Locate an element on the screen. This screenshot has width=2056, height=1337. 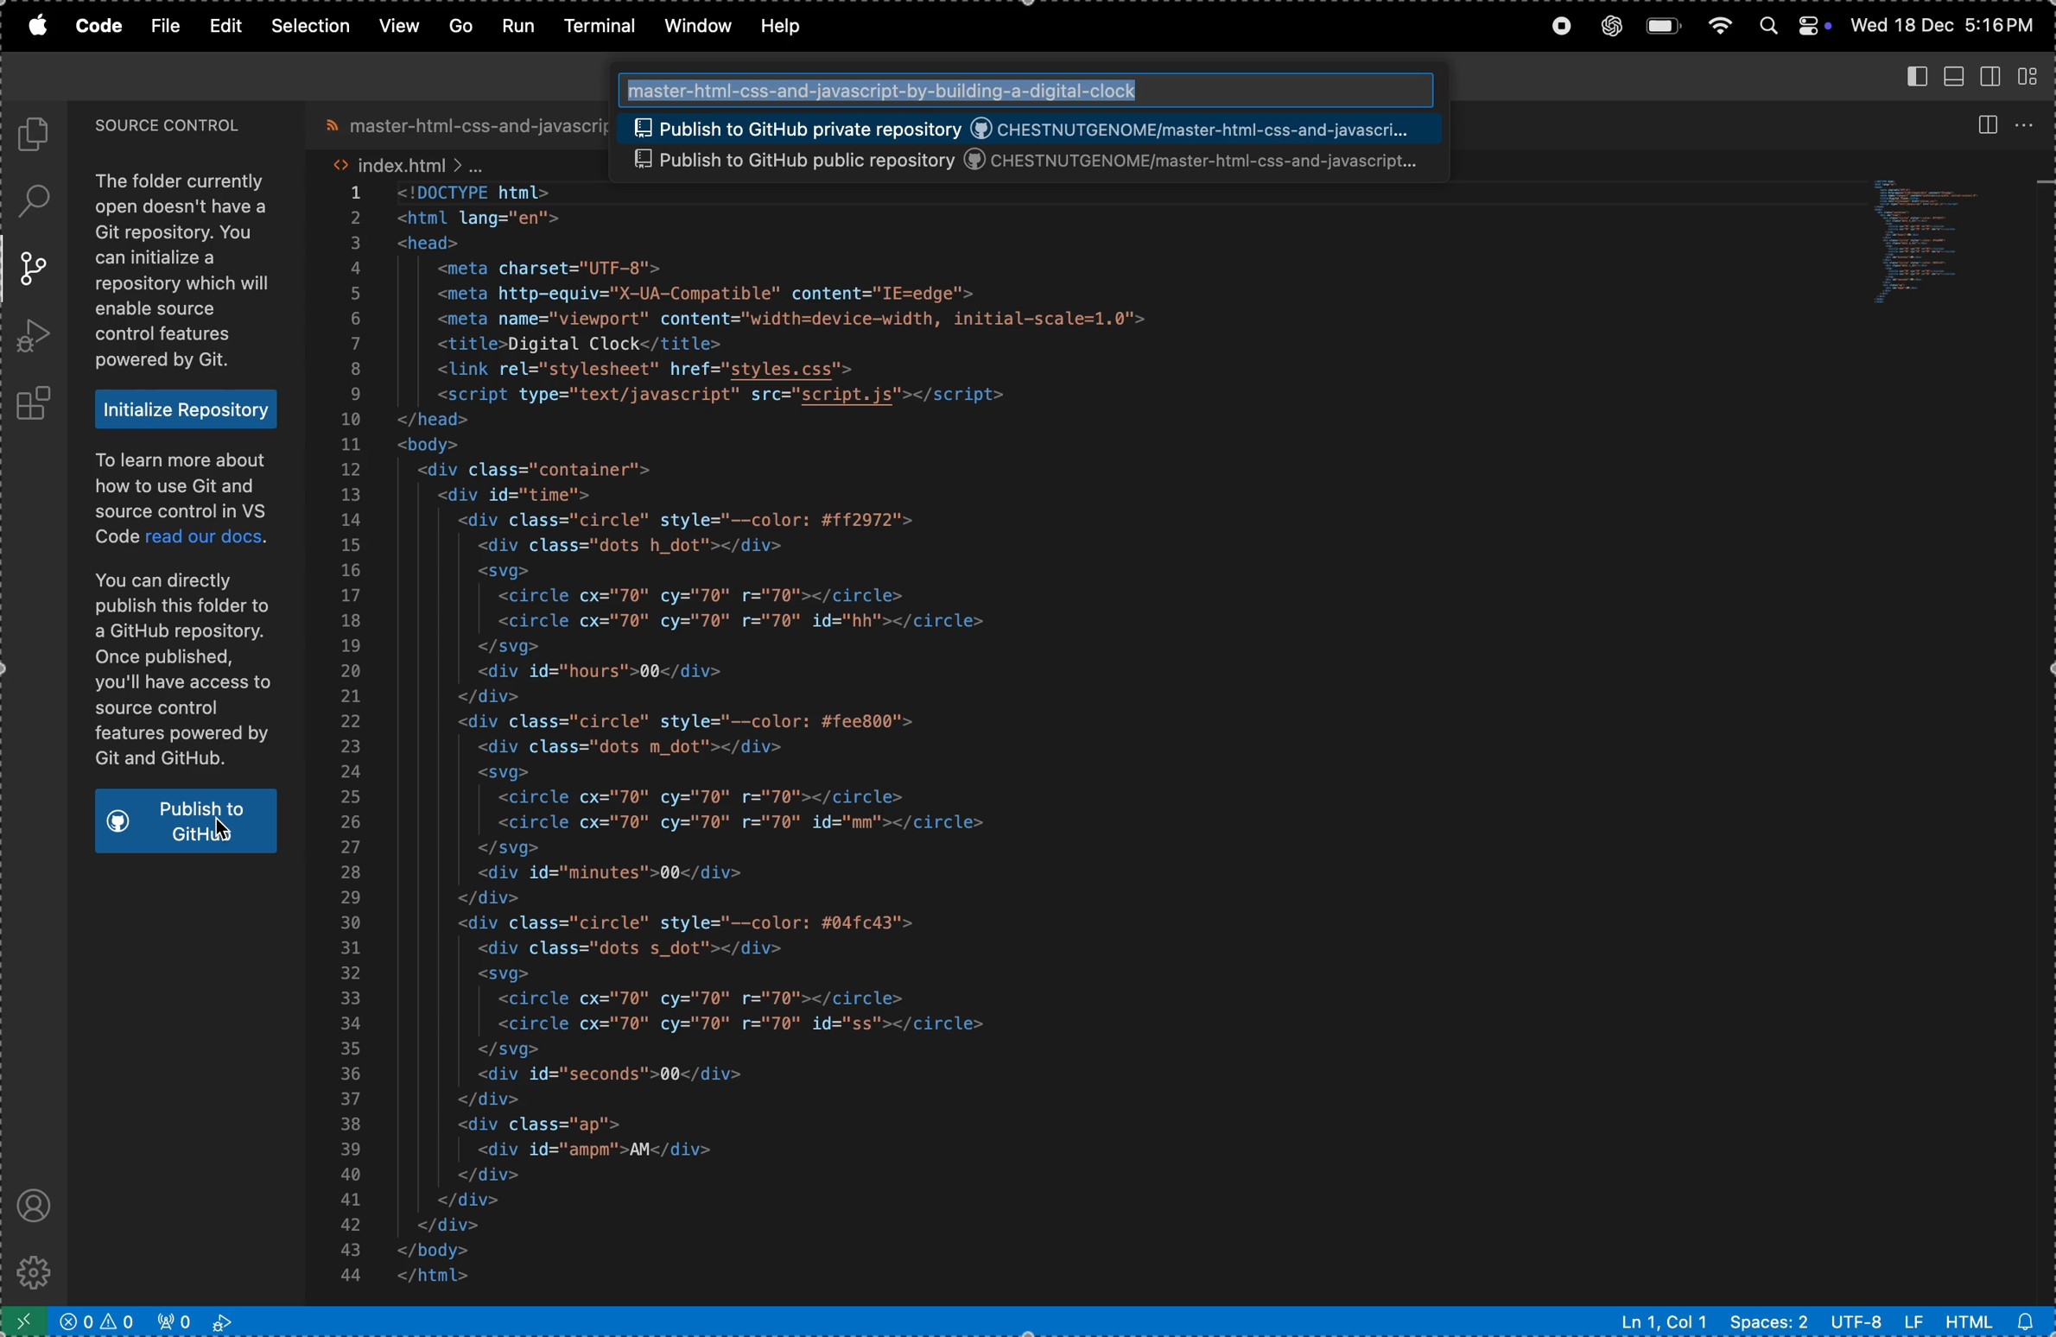
<body> is located at coordinates (434, 447).